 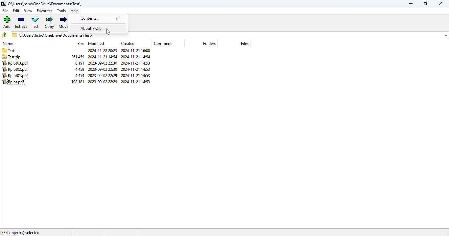 I want to click on modified, so click(x=96, y=44).